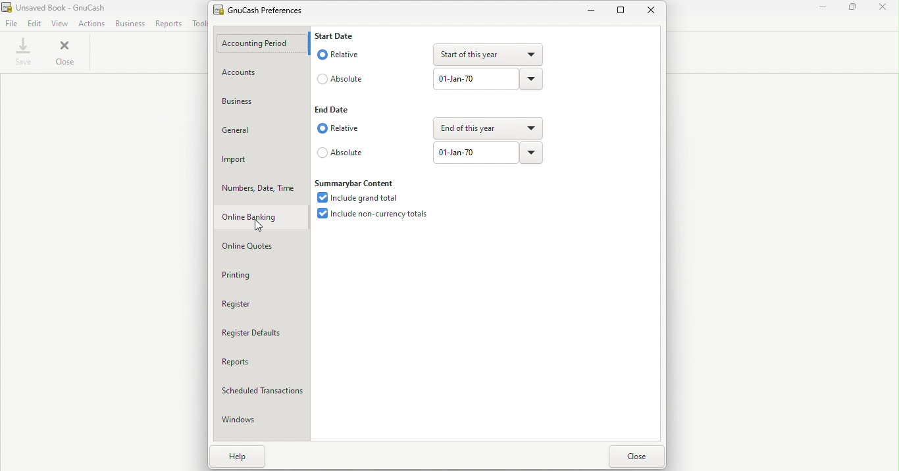 The image size is (899, 471). I want to click on Include non-currency totals, so click(371, 214).